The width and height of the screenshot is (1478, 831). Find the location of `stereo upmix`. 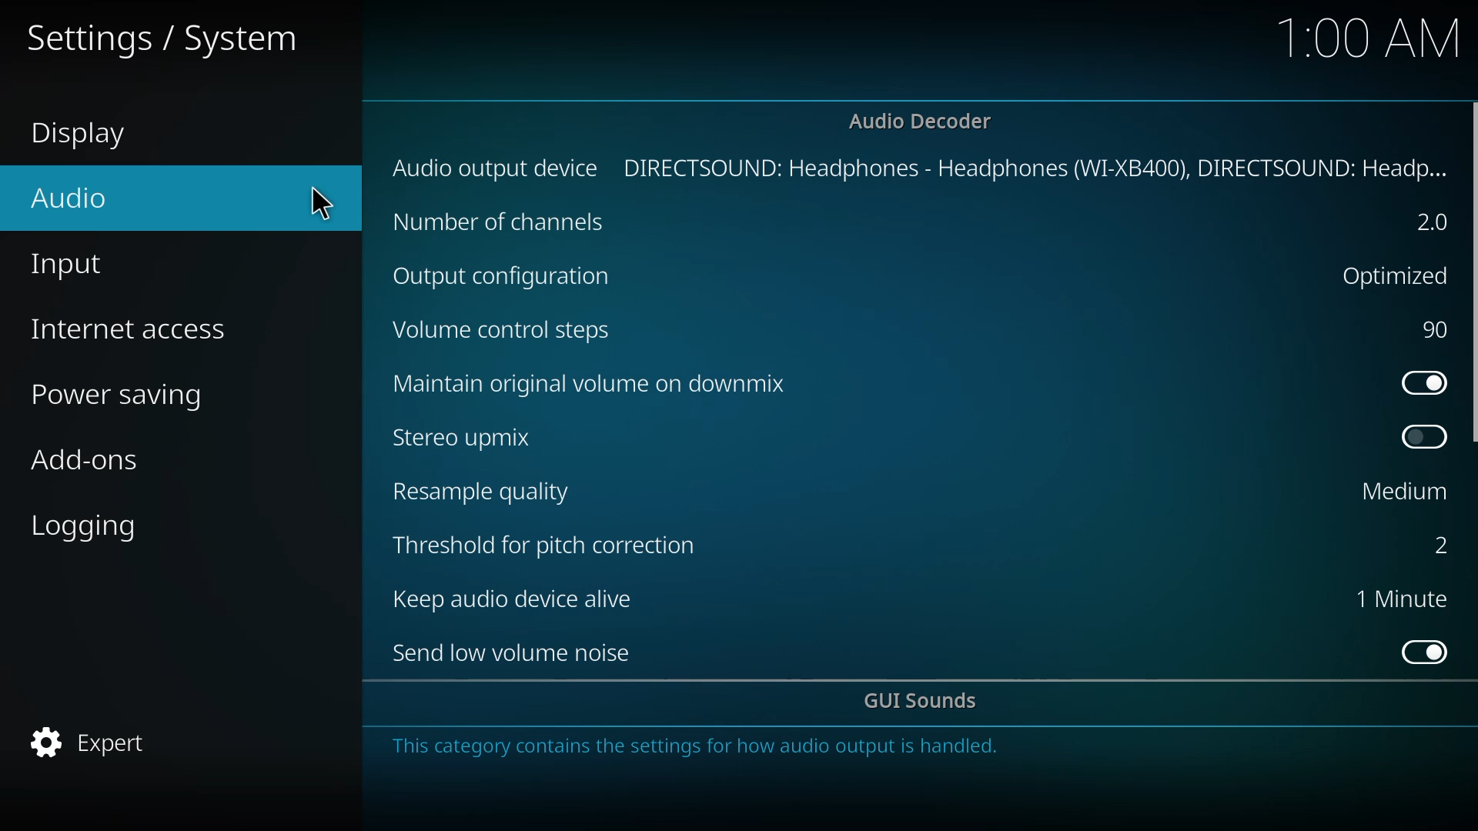

stereo upmix is located at coordinates (463, 439).